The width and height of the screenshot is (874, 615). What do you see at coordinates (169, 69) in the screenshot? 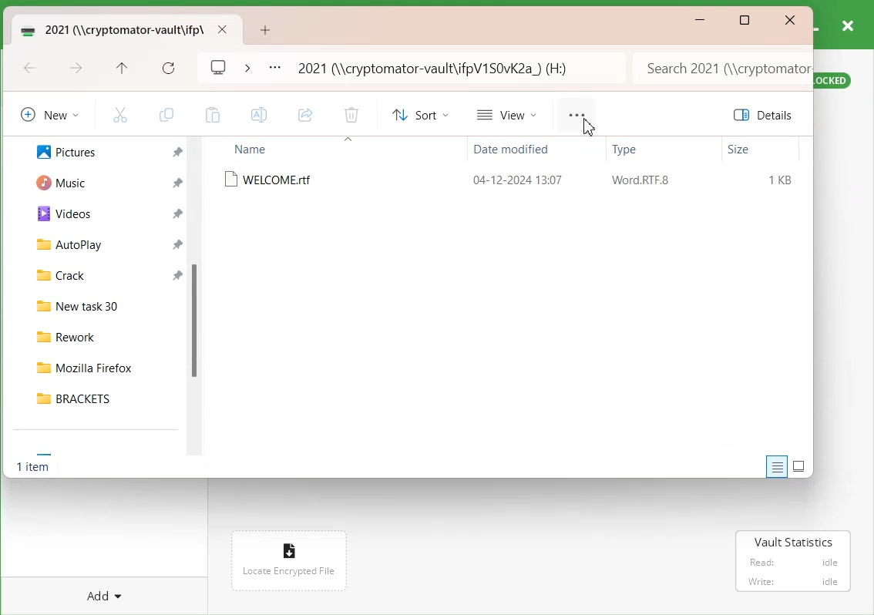
I see `Refresh` at bounding box center [169, 69].